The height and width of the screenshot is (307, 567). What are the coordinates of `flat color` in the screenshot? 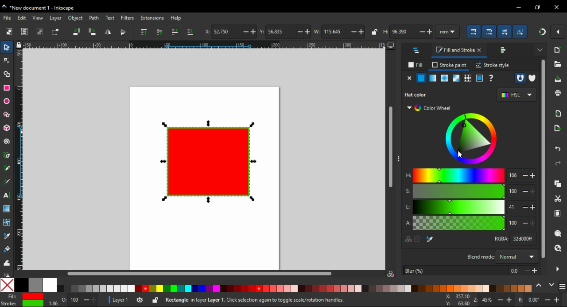 It's located at (421, 78).